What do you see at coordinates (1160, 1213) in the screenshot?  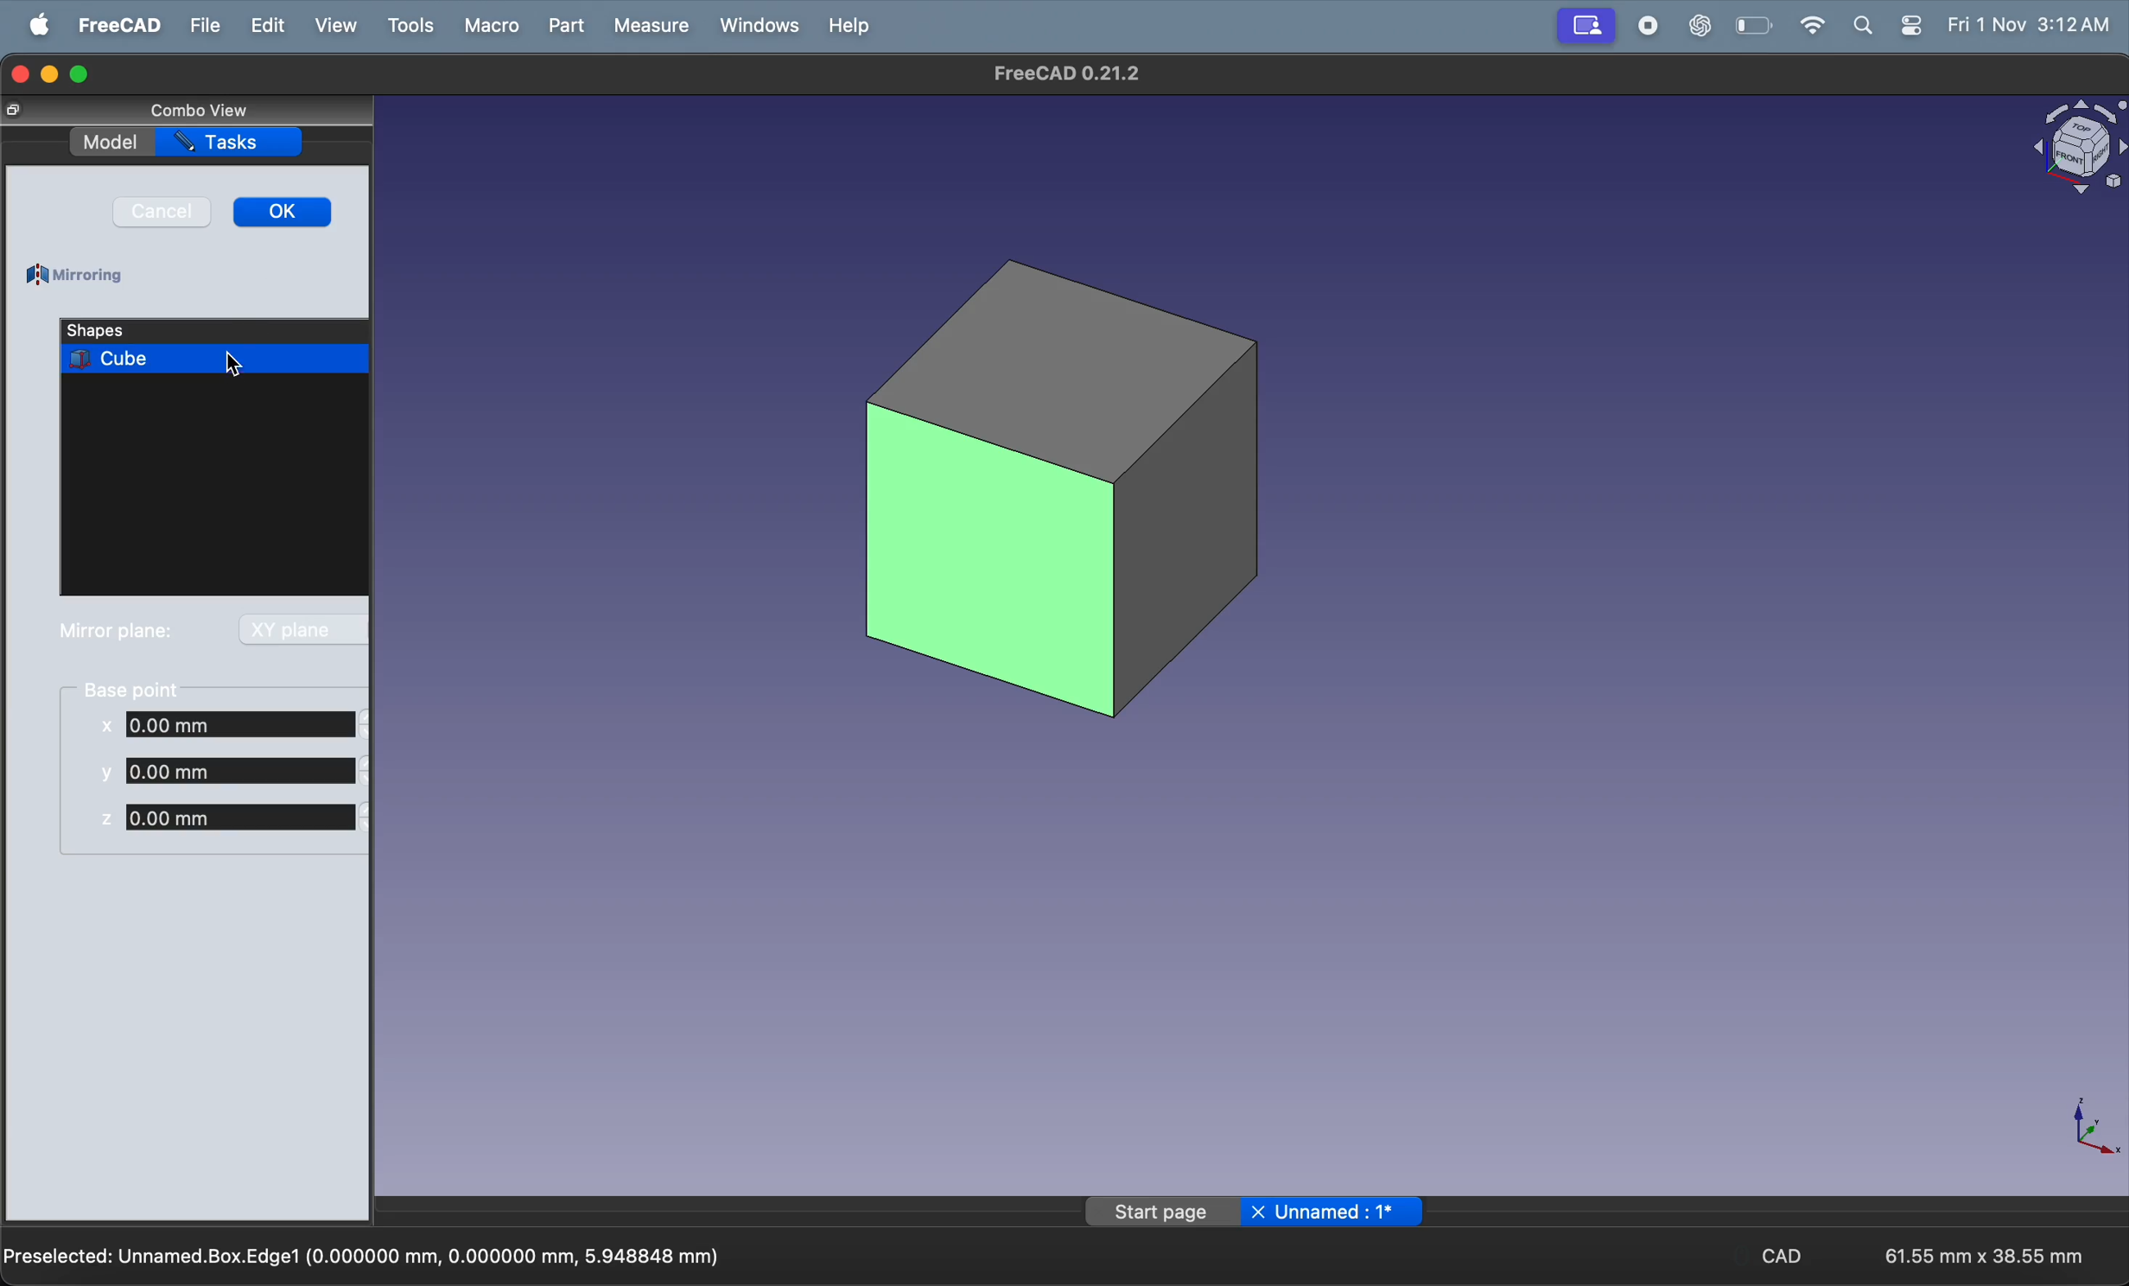 I see `start page` at bounding box center [1160, 1213].